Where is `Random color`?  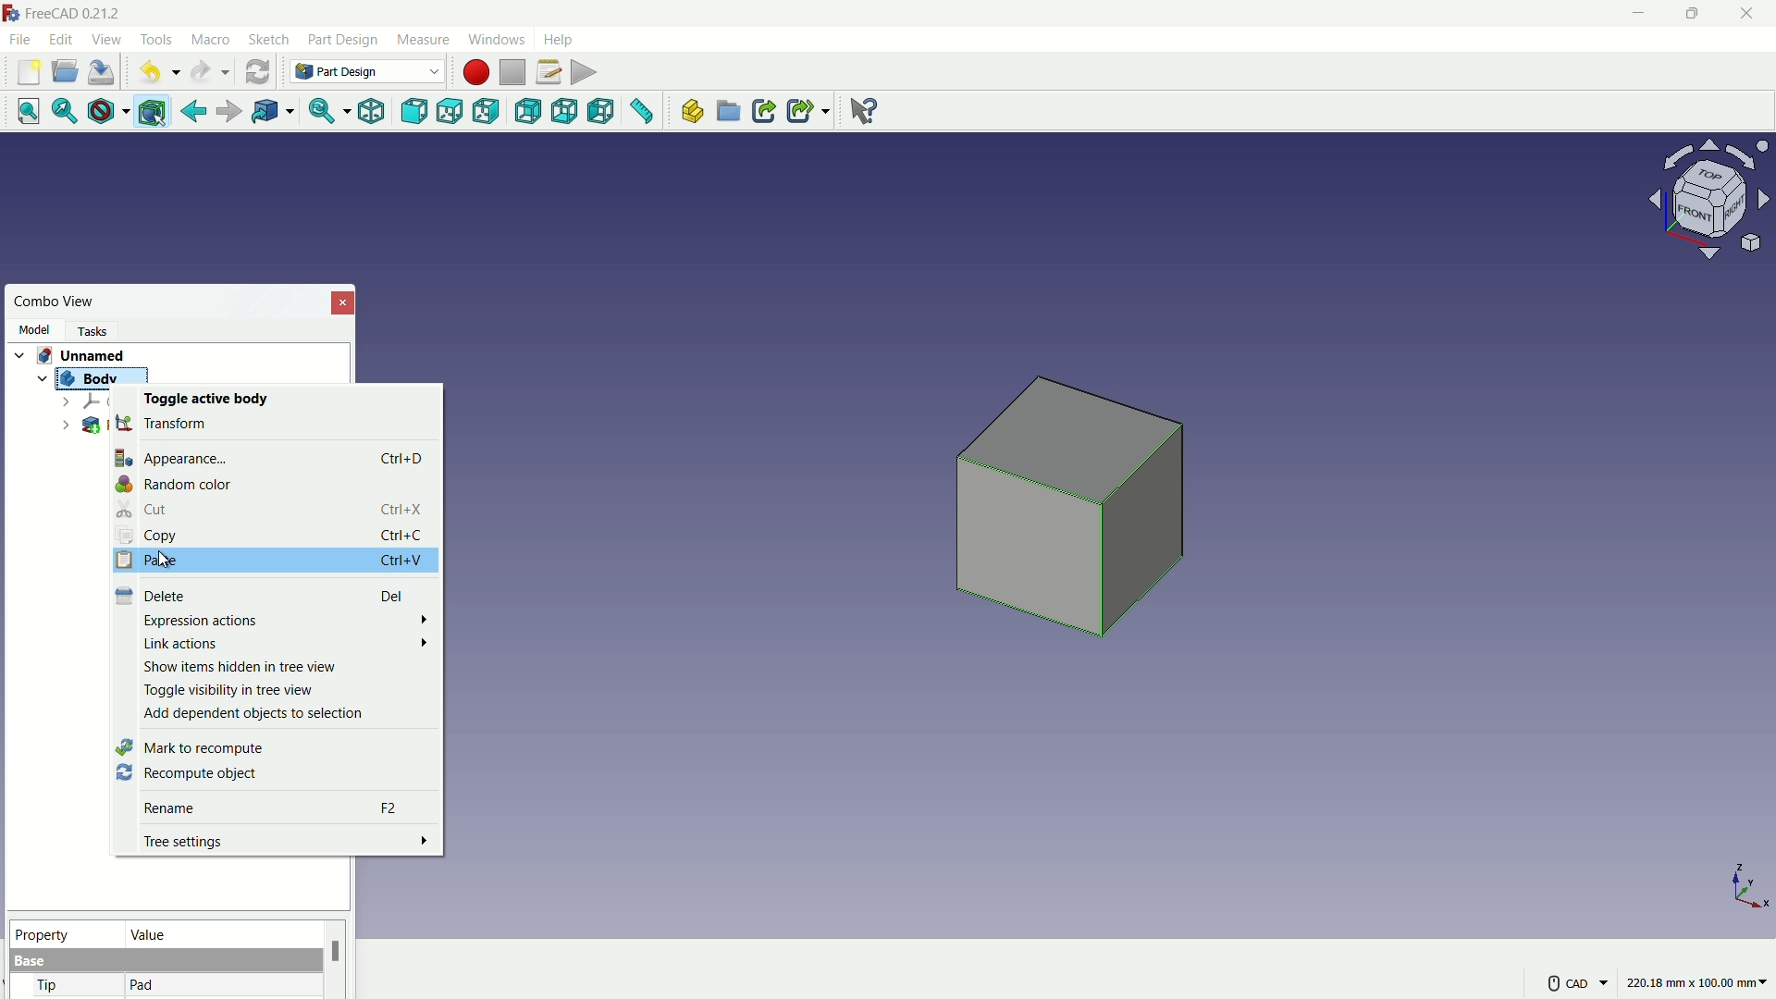
Random color is located at coordinates (173, 485).